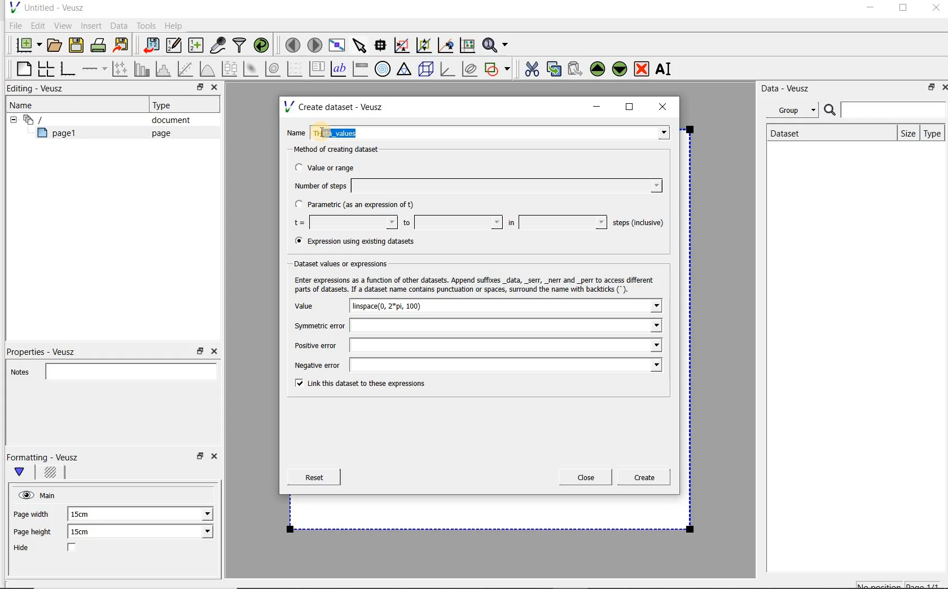  Describe the element at coordinates (346, 263) in the screenshot. I see `Dataset values or expressions` at that location.